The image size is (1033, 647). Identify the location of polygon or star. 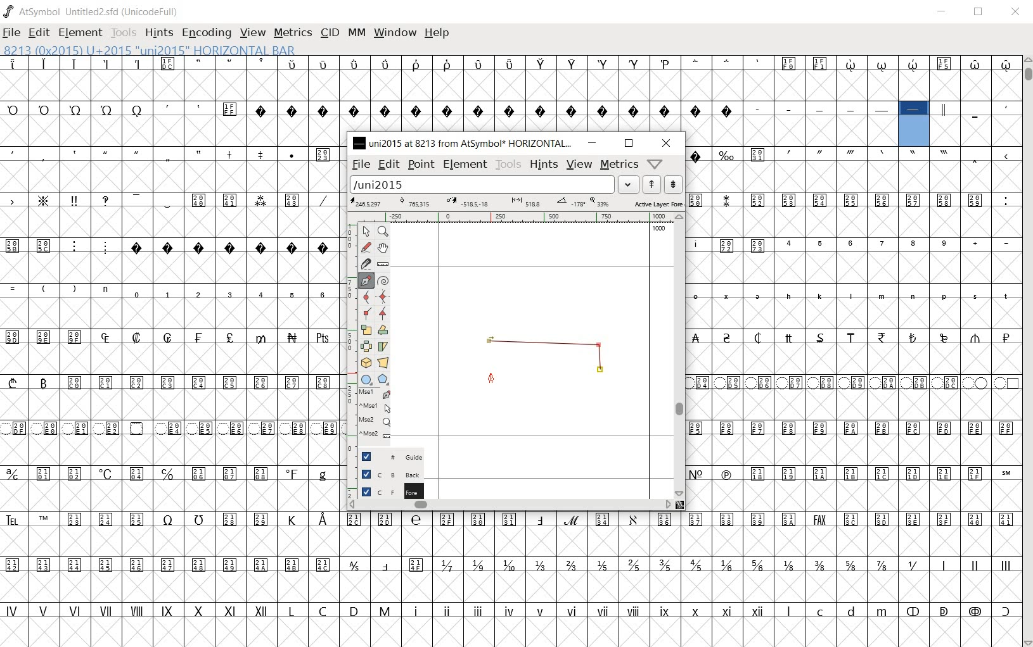
(383, 379).